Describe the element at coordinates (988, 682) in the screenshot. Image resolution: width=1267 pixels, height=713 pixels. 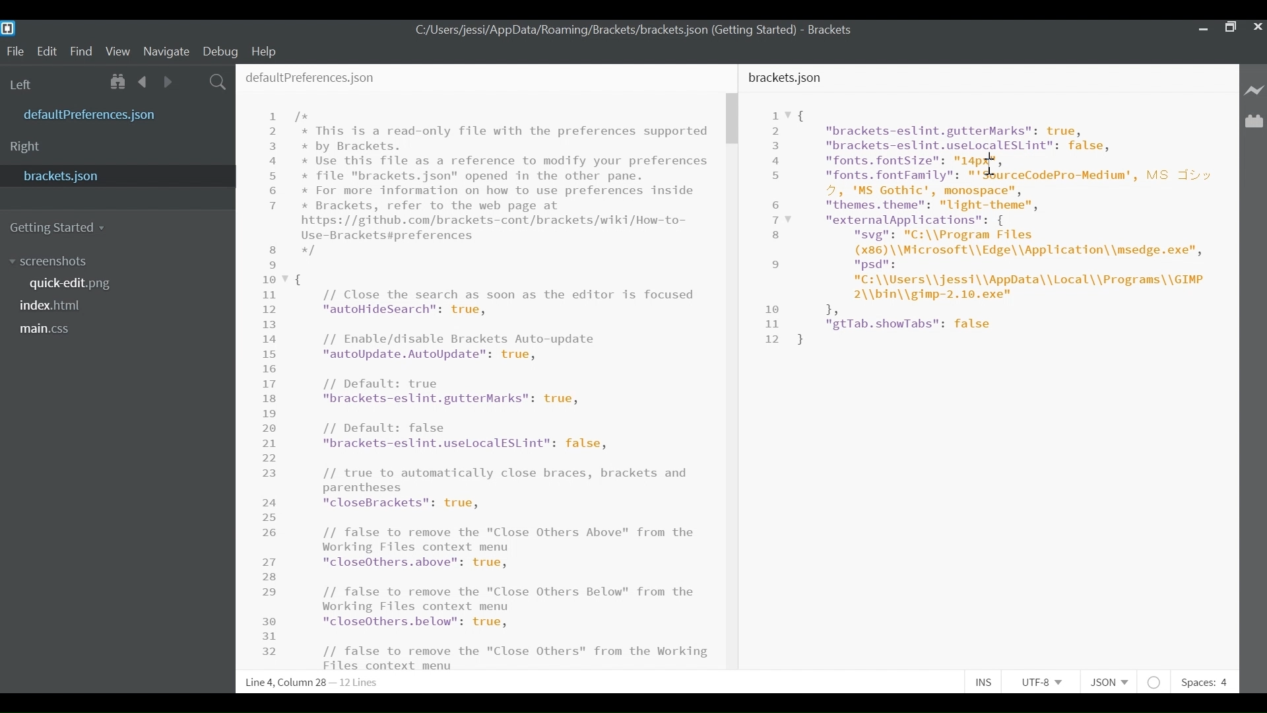
I see `INS` at that location.